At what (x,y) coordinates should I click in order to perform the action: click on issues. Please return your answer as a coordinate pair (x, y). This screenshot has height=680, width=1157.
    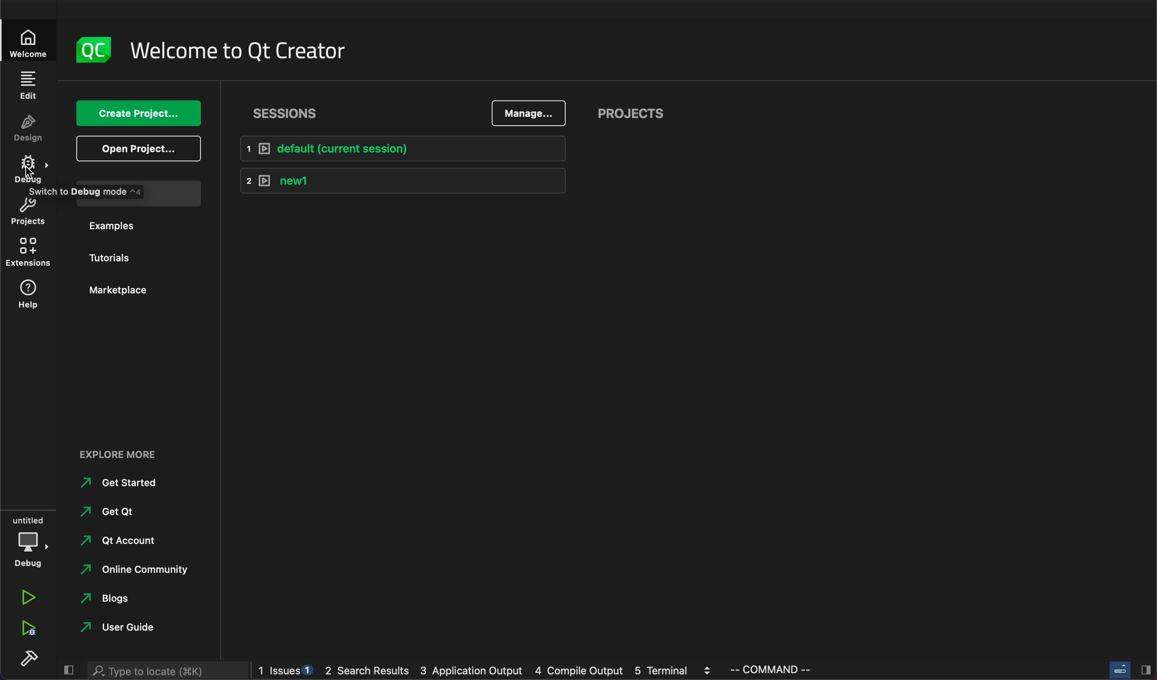
    Looking at the image, I should click on (287, 671).